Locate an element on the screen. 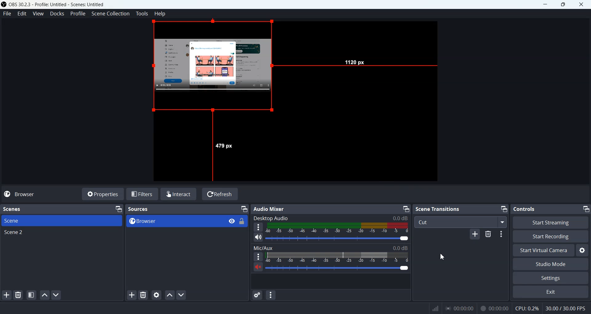  Move source down is located at coordinates (181, 295).